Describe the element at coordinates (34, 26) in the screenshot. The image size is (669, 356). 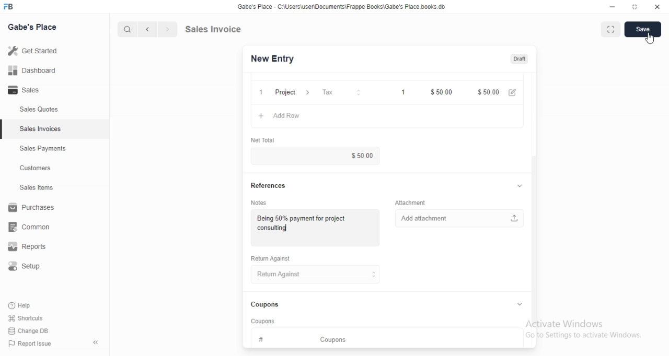
I see `Gabe's Place` at that location.